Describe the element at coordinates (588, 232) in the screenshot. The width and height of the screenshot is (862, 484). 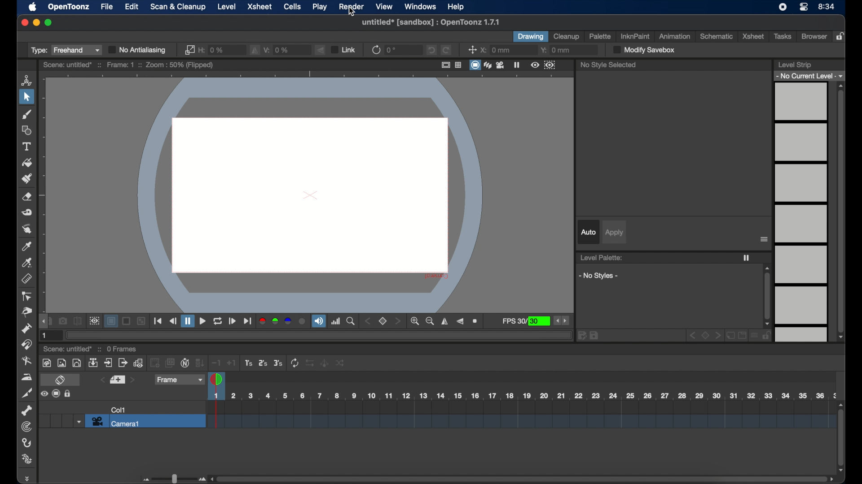
I see `auto` at that location.